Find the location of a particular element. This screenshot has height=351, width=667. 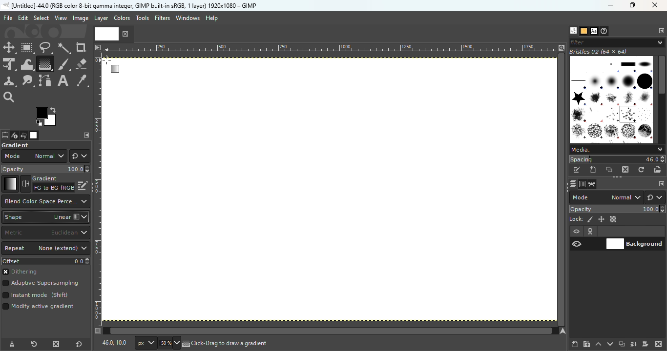

Zoom image when window size changes is located at coordinates (562, 47).